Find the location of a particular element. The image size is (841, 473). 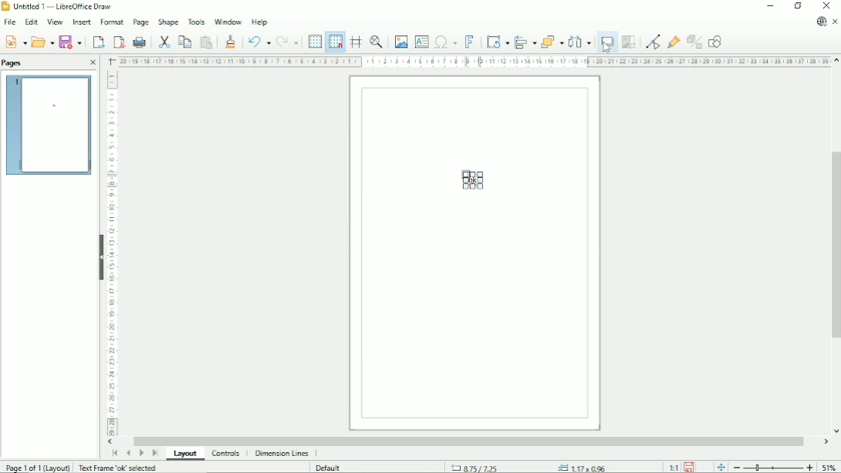

Open is located at coordinates (43, 42).